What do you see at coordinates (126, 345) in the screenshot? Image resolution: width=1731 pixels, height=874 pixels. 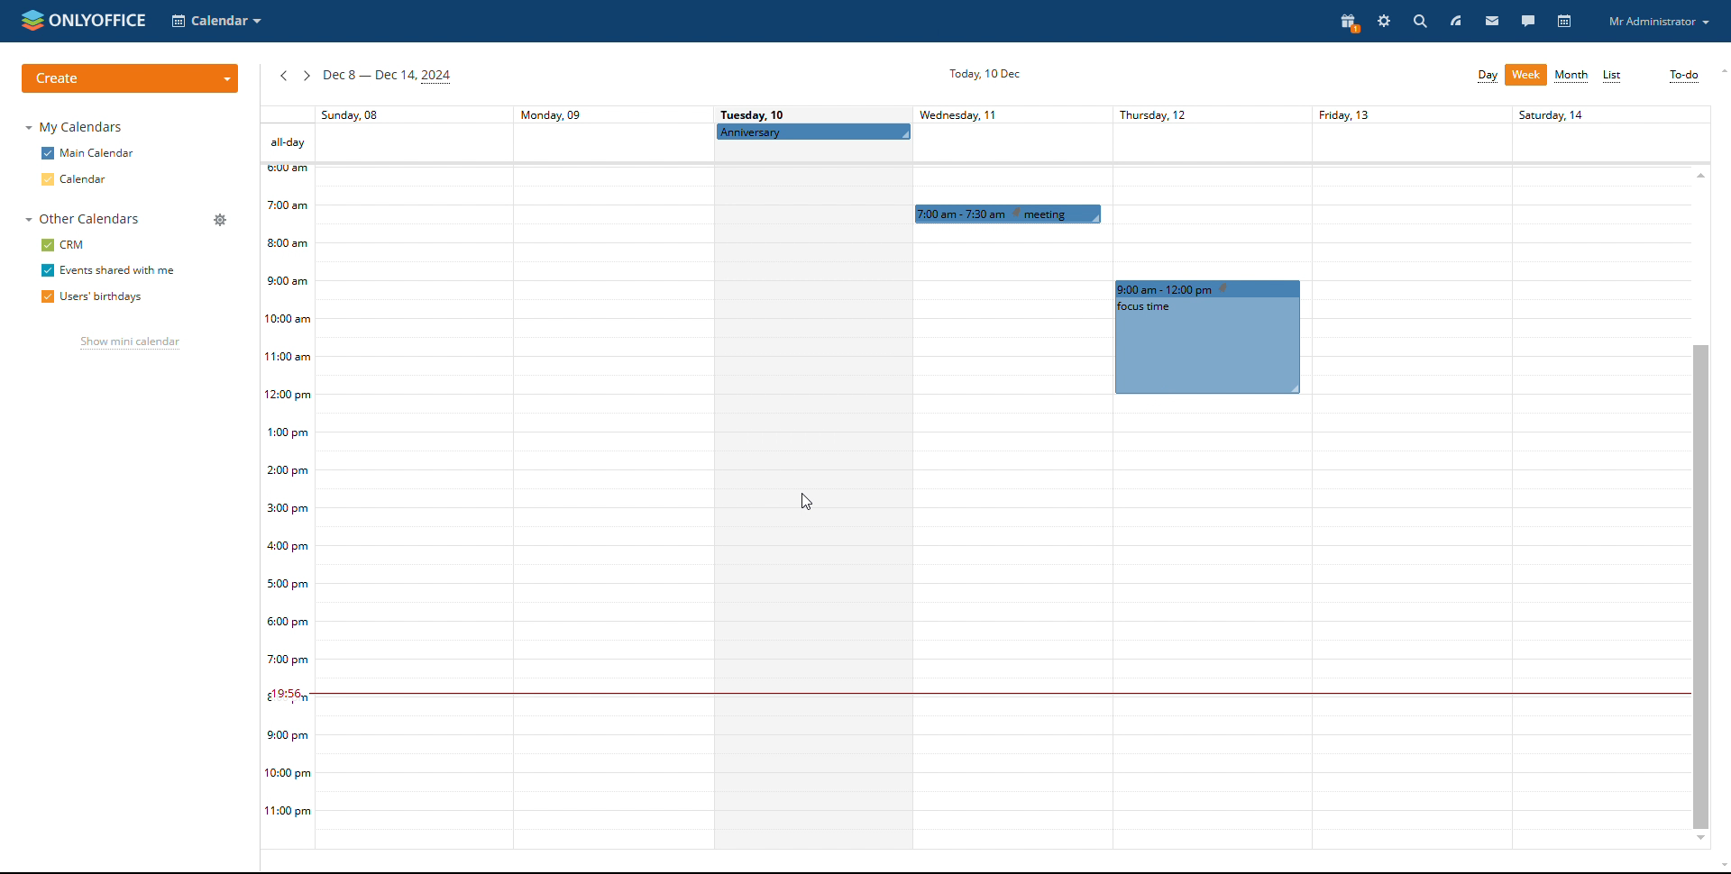 I see `show mini calendar` at bounding box center [126, 345].